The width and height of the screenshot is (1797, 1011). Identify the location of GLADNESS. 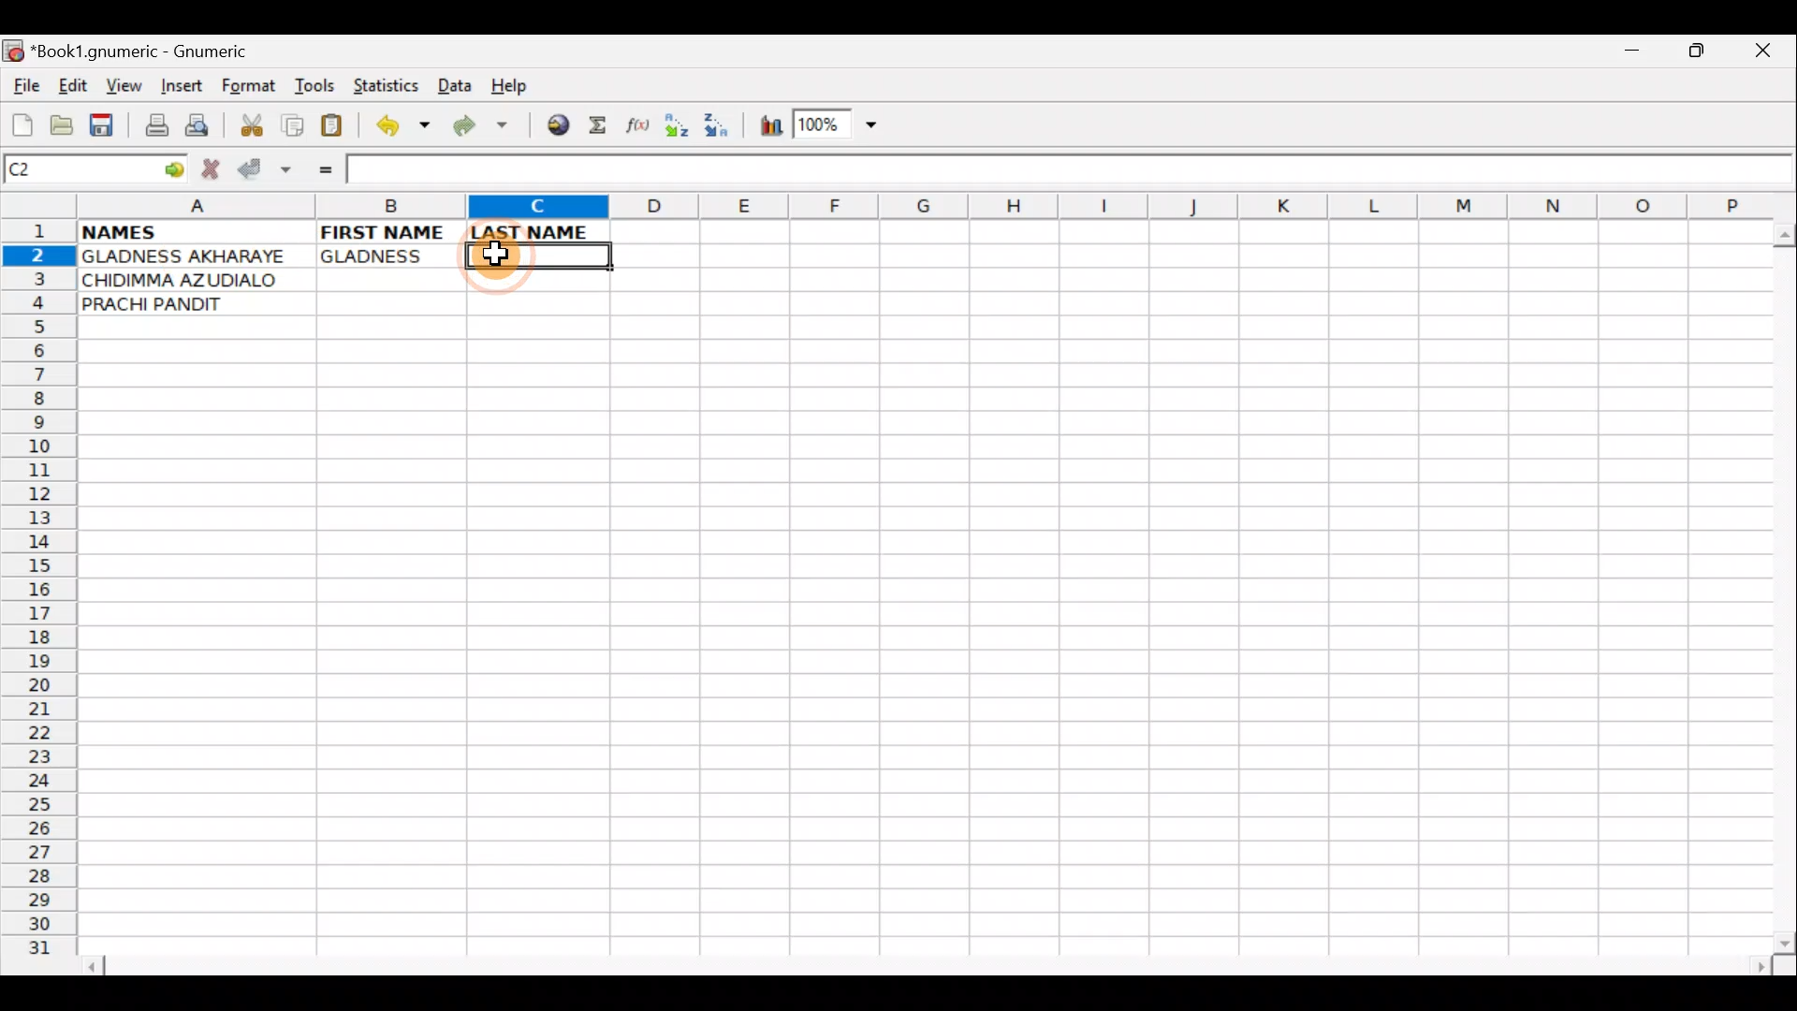
(383, 253).